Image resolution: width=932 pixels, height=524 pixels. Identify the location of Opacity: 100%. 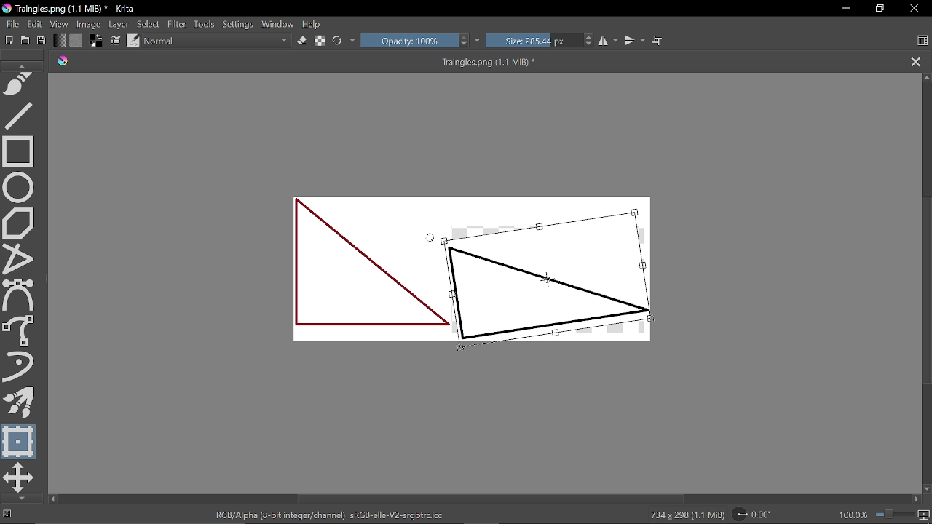
(415, 41).